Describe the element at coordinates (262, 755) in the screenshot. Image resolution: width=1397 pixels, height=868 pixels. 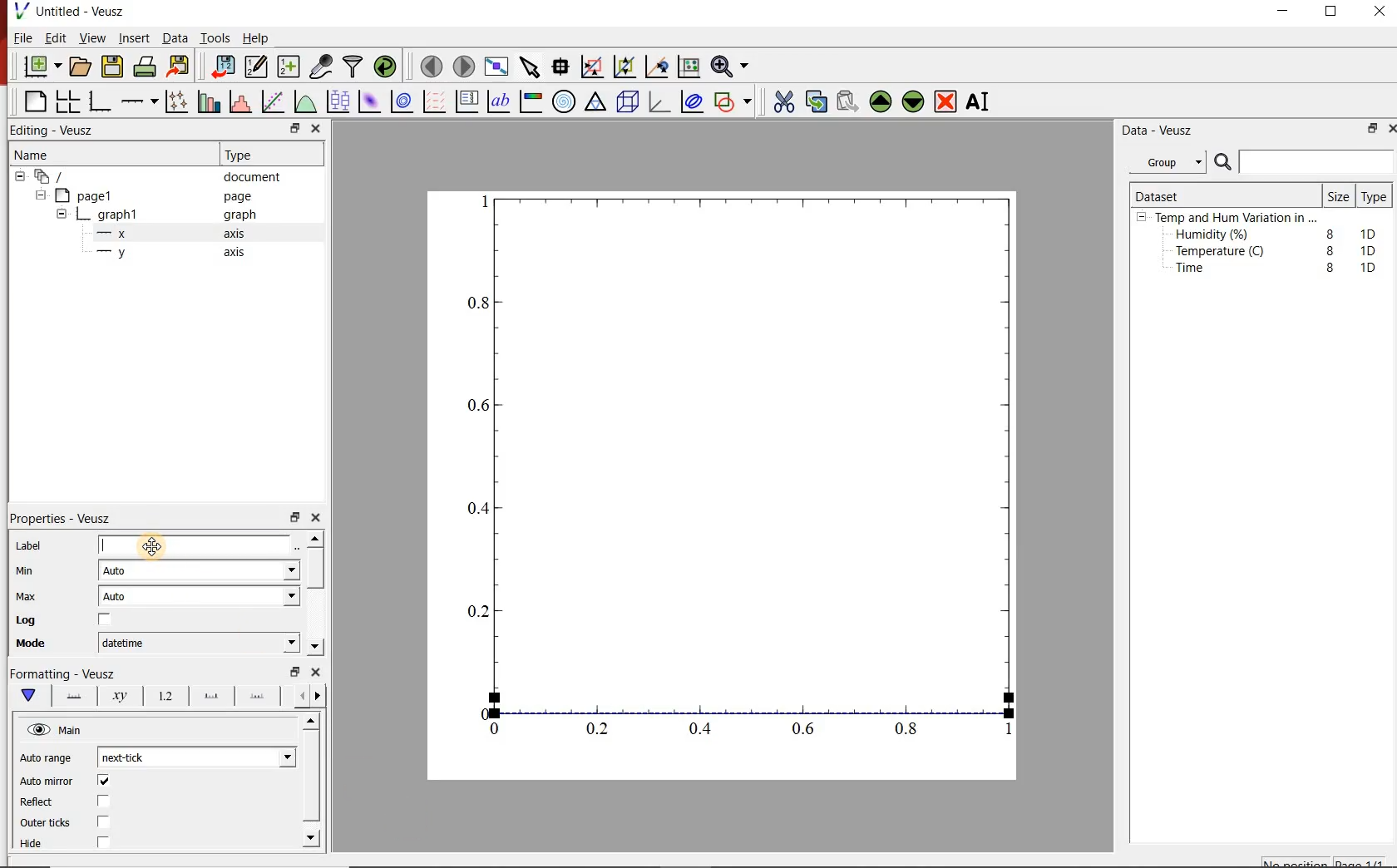
I see `Auto range dropdown` at that location.